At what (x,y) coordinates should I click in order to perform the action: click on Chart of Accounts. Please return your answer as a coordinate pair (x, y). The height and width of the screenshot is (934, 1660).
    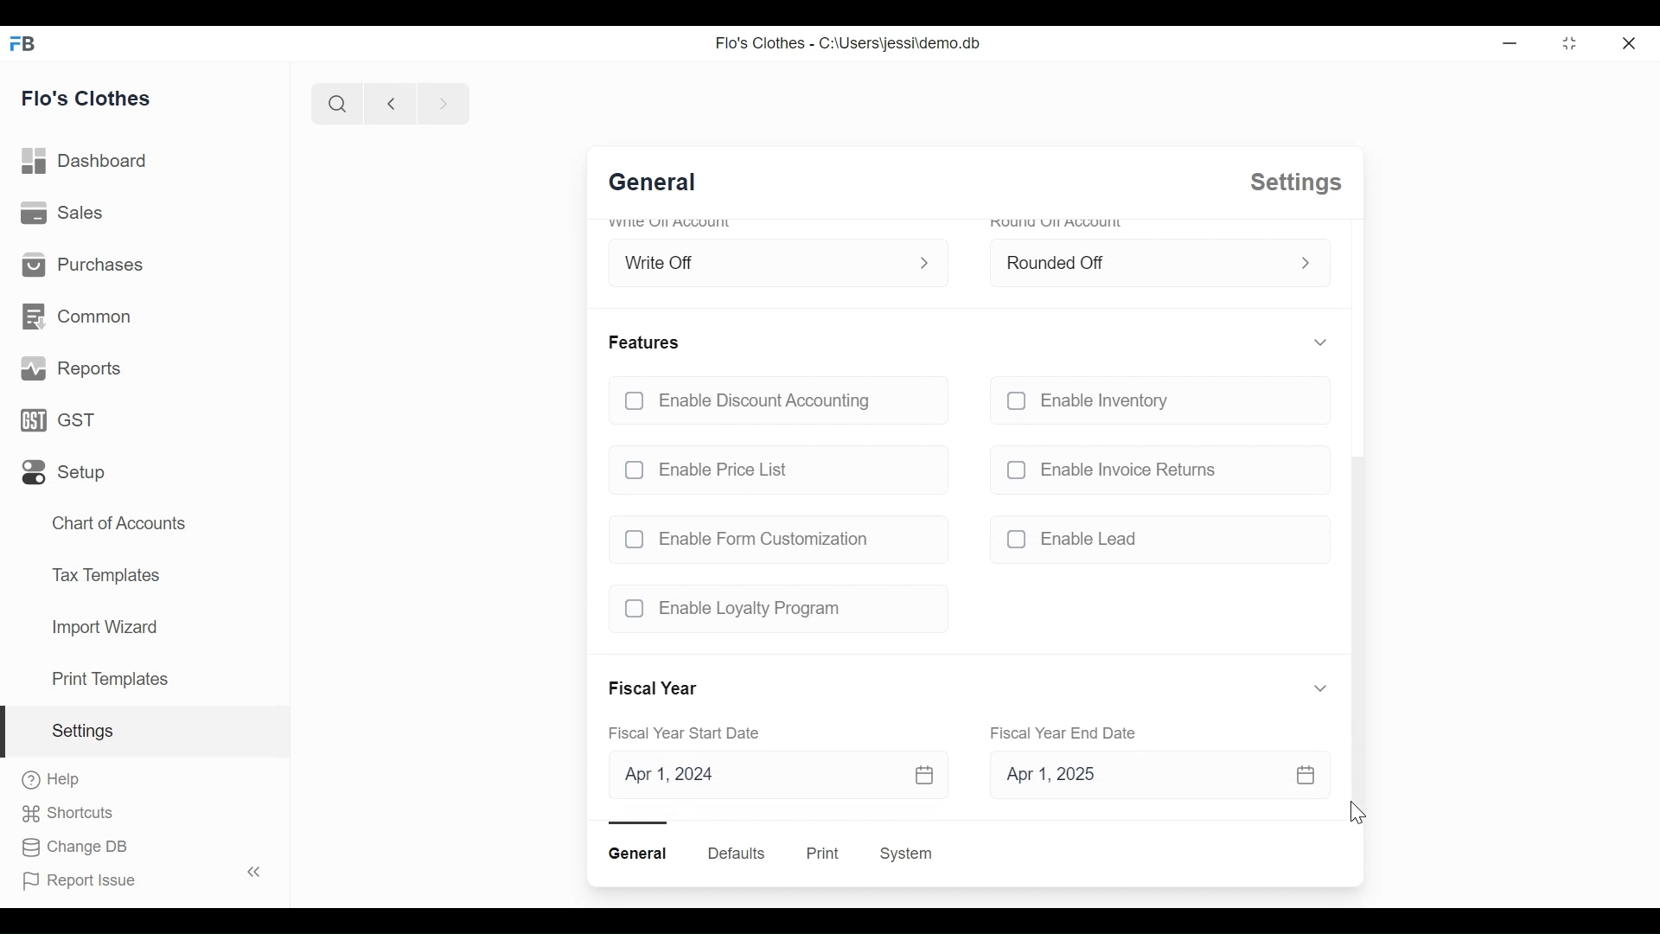
    Looking at the image, I should click on (123, 521).